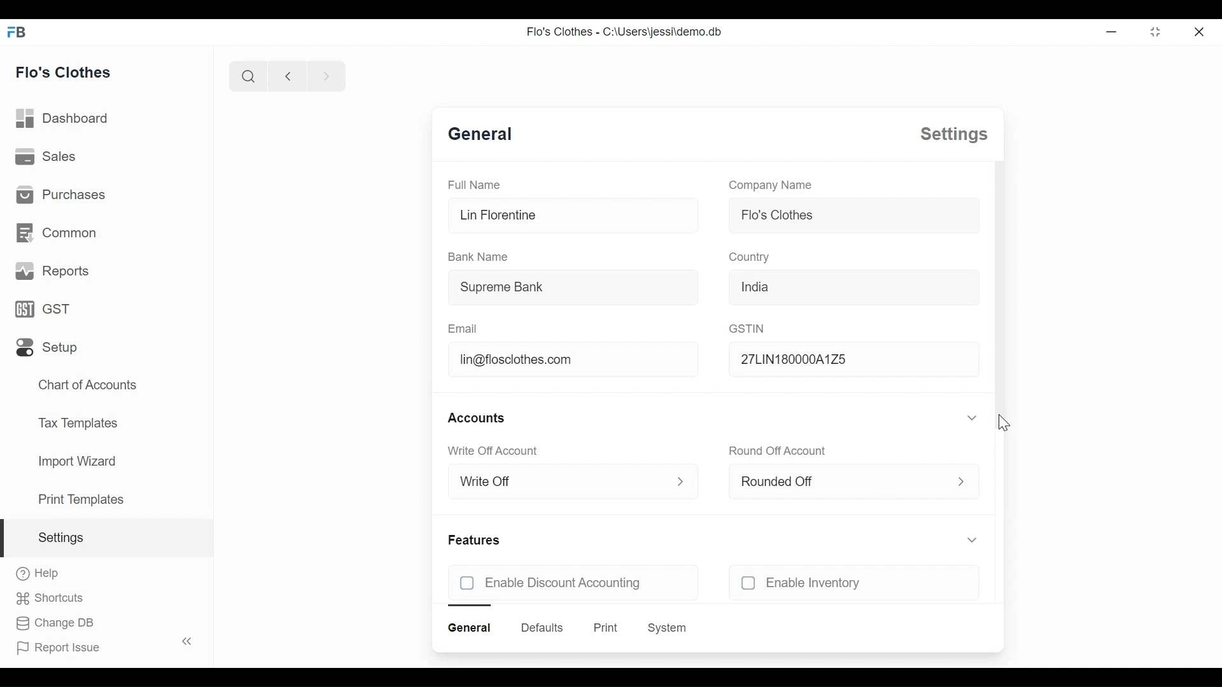 This screenshot has width=1222, height=687. I want to click on Flo's Clothes, so click(850, 215).